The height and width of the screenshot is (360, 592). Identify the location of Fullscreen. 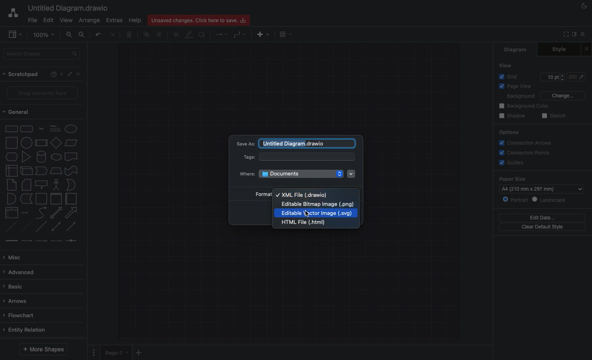
(564, 35).